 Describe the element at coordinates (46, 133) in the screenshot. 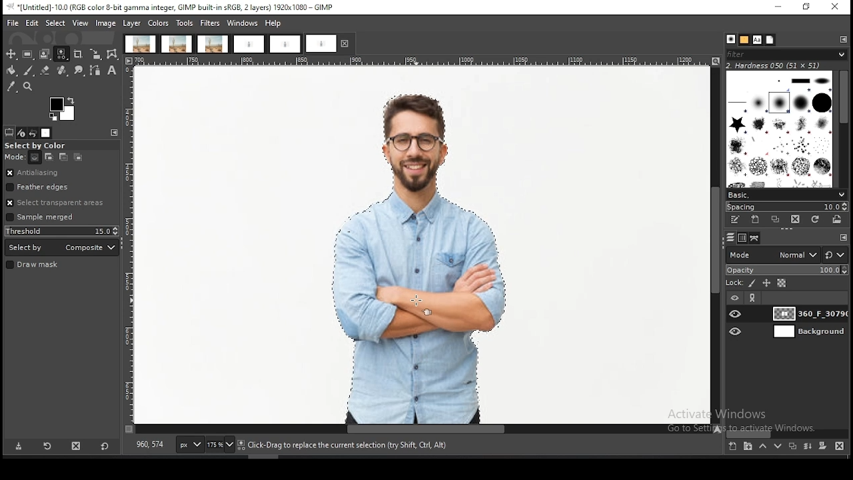

I see `images` at that location.